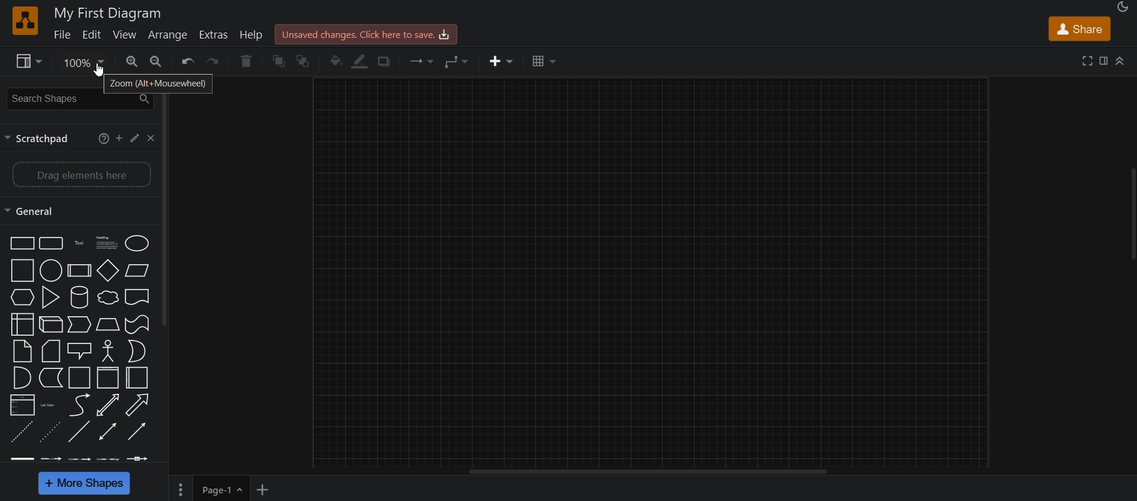  I want to click on to front, so click(279, 63).